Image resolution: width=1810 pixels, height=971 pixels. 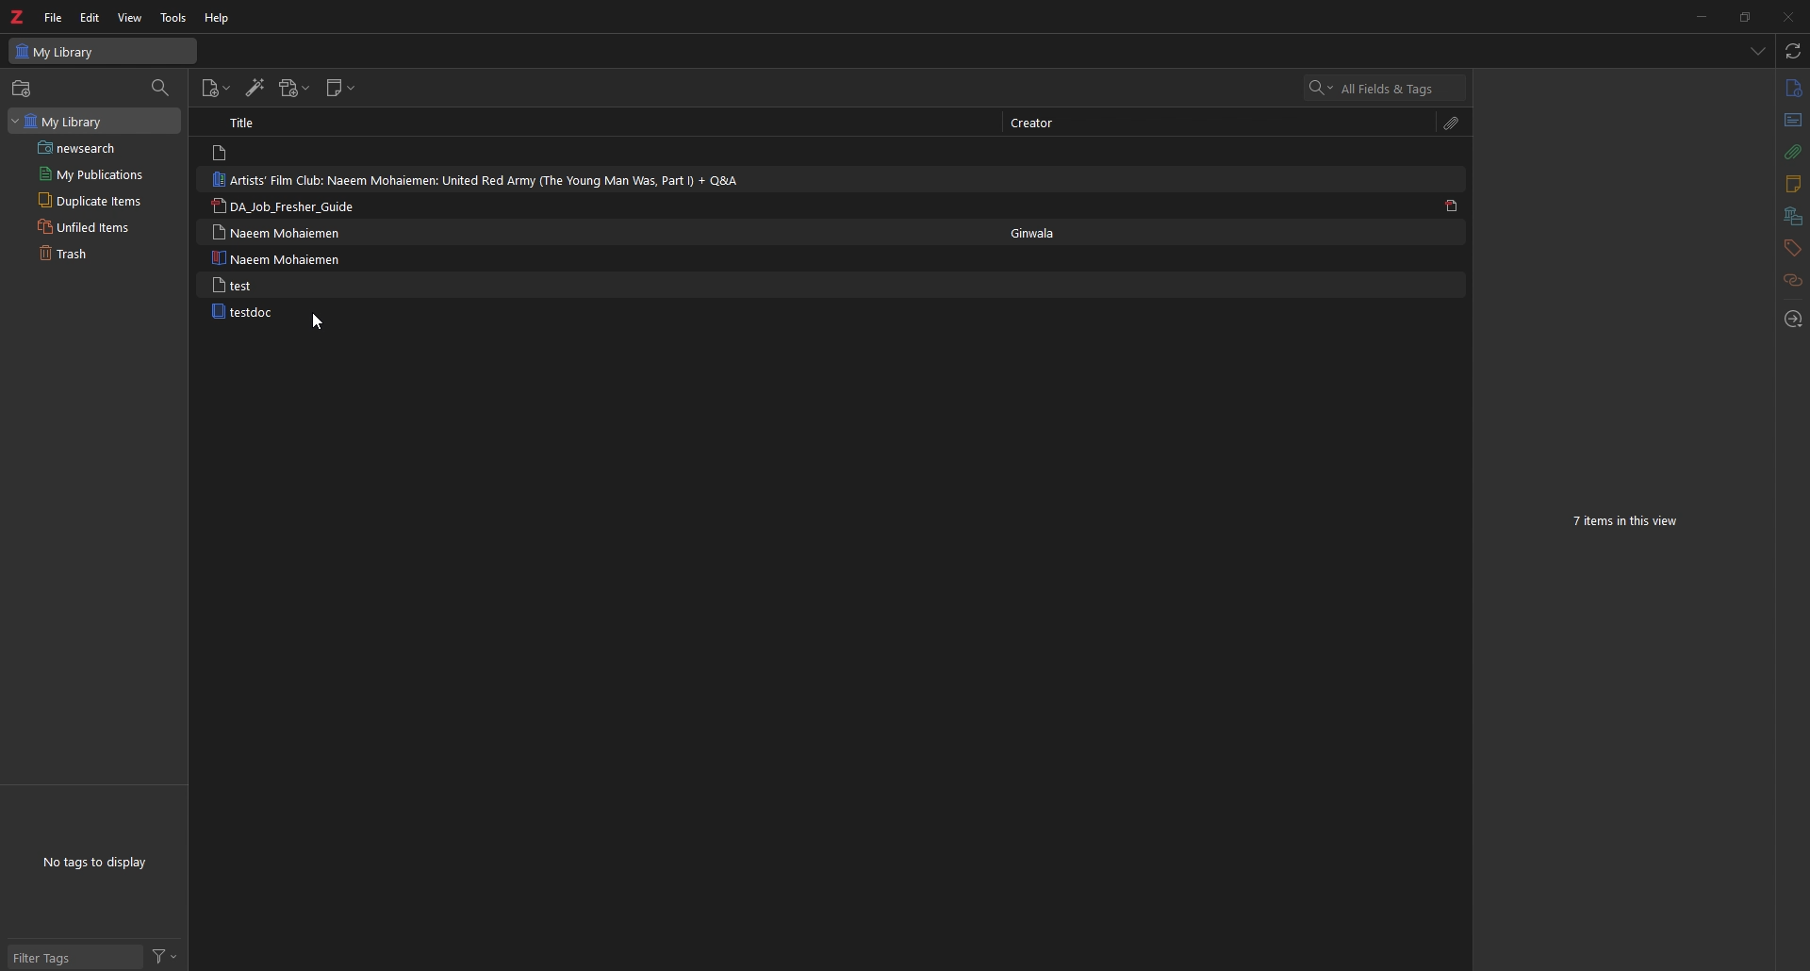 What do you see at coordinates (1452, 206) in the screenshot?
I see `pdf` at bounding box center [1452, 206].